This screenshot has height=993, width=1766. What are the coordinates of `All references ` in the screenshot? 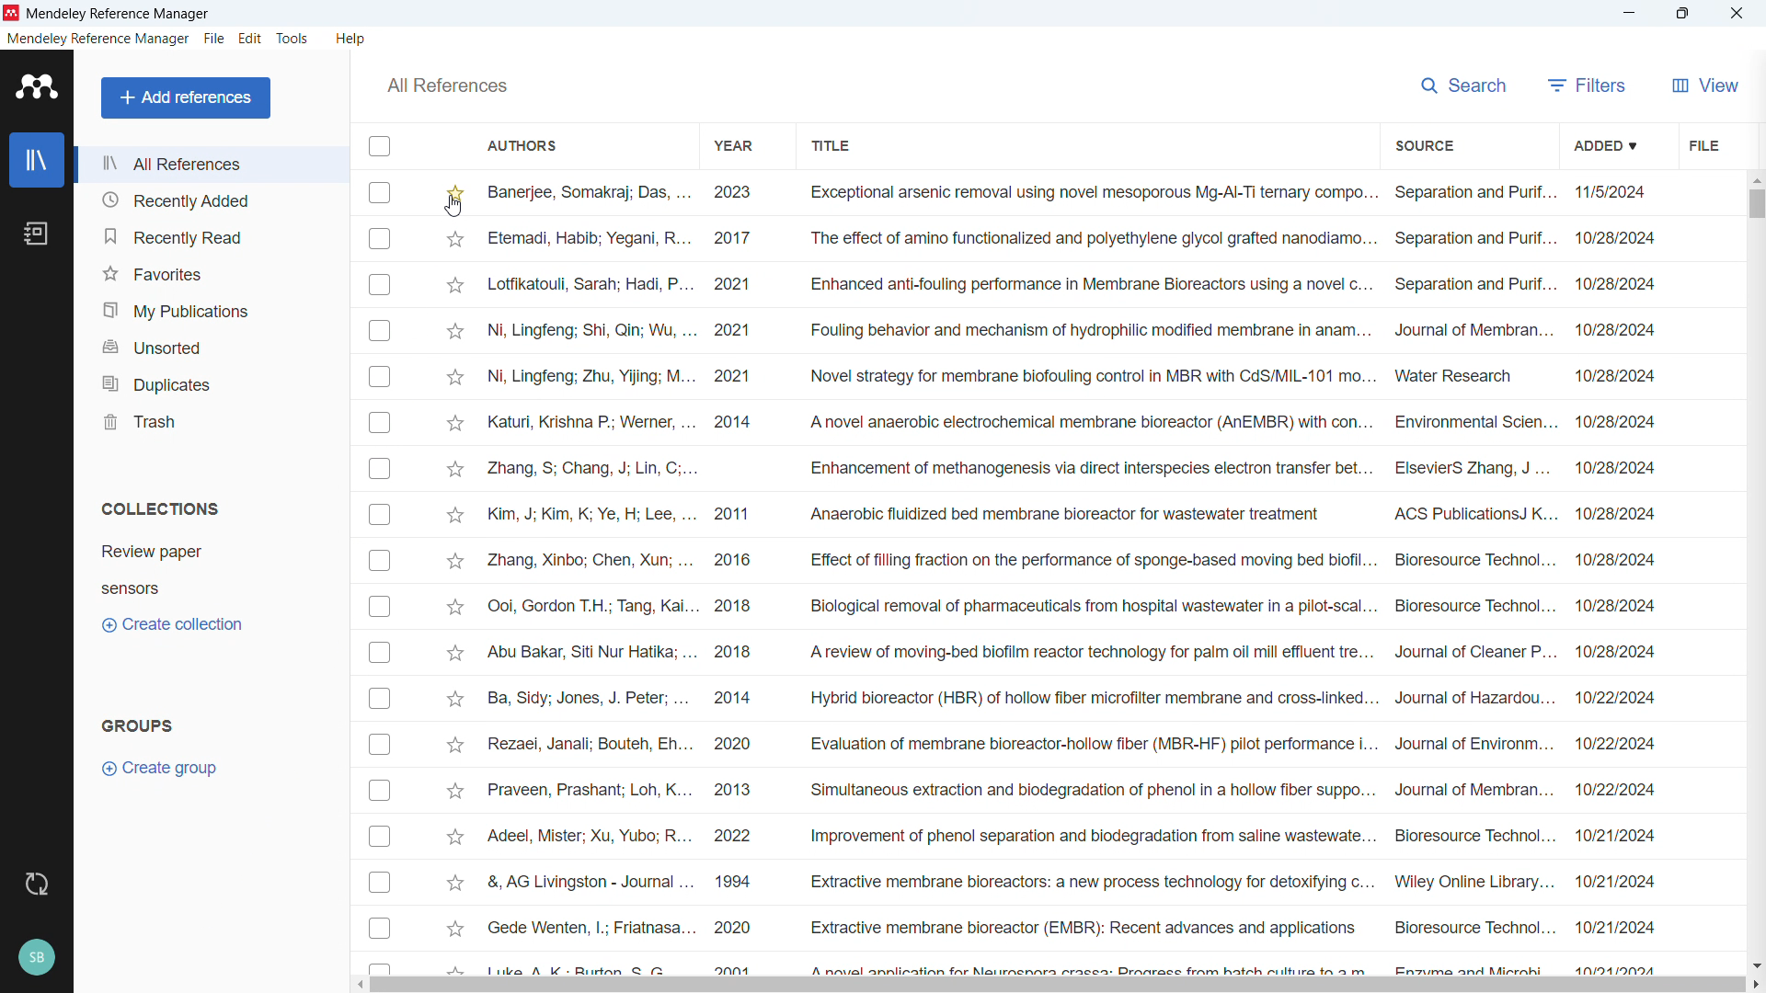 It's located at (211, 165).